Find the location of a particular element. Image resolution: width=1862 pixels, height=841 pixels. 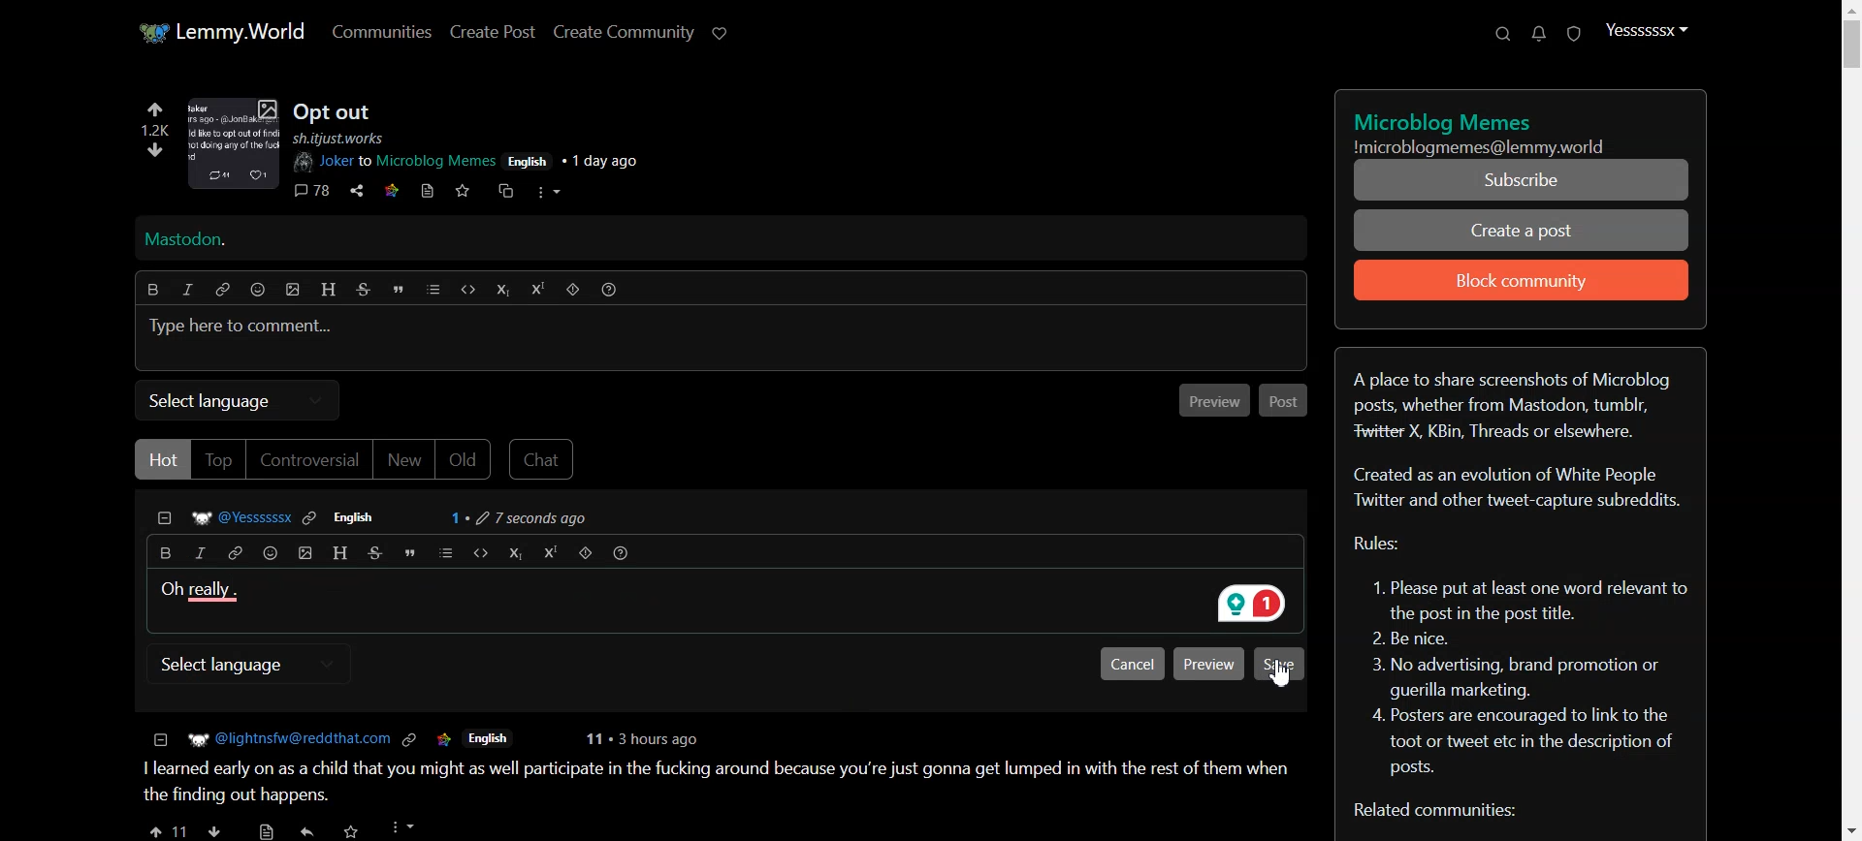

Communities is located at coordinates (380, 31).